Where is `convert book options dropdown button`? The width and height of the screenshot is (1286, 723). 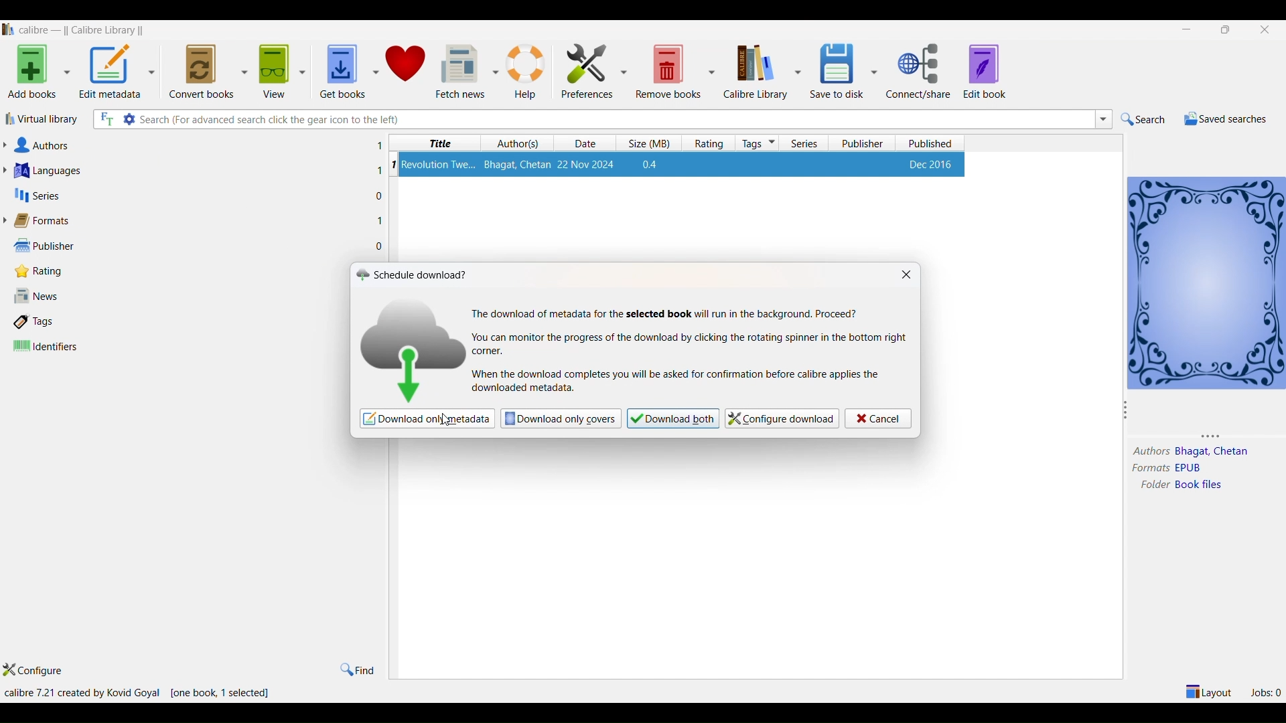 convert book options dropdown button is located at coordinates (243, 66).